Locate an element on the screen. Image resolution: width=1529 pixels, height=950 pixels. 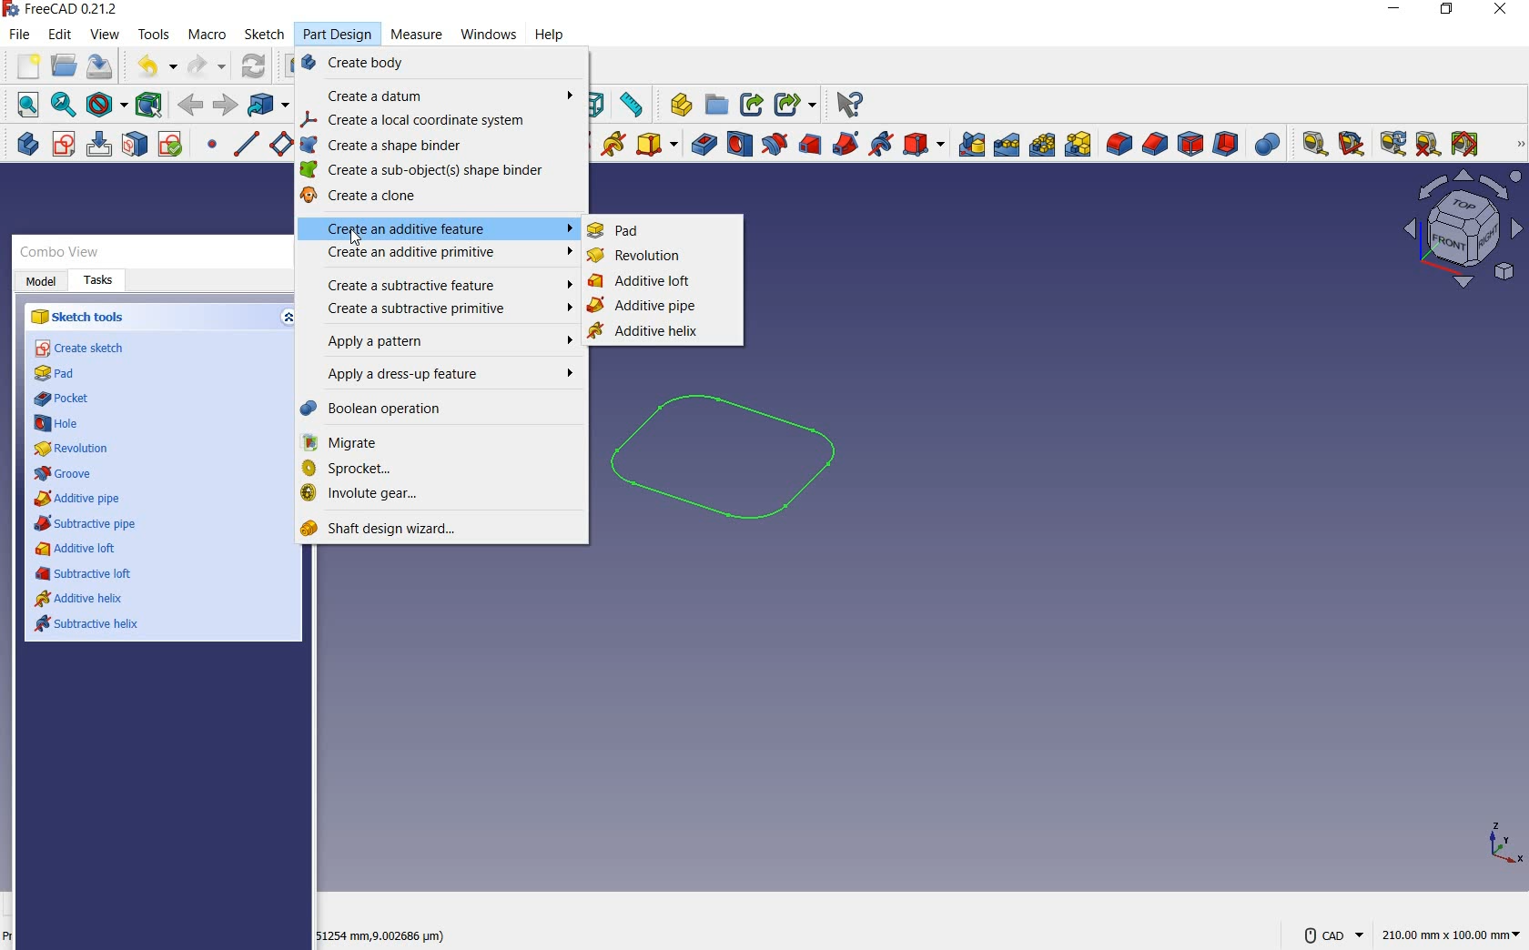
create a sub-object shape binder is located at coordinates (430, 172).